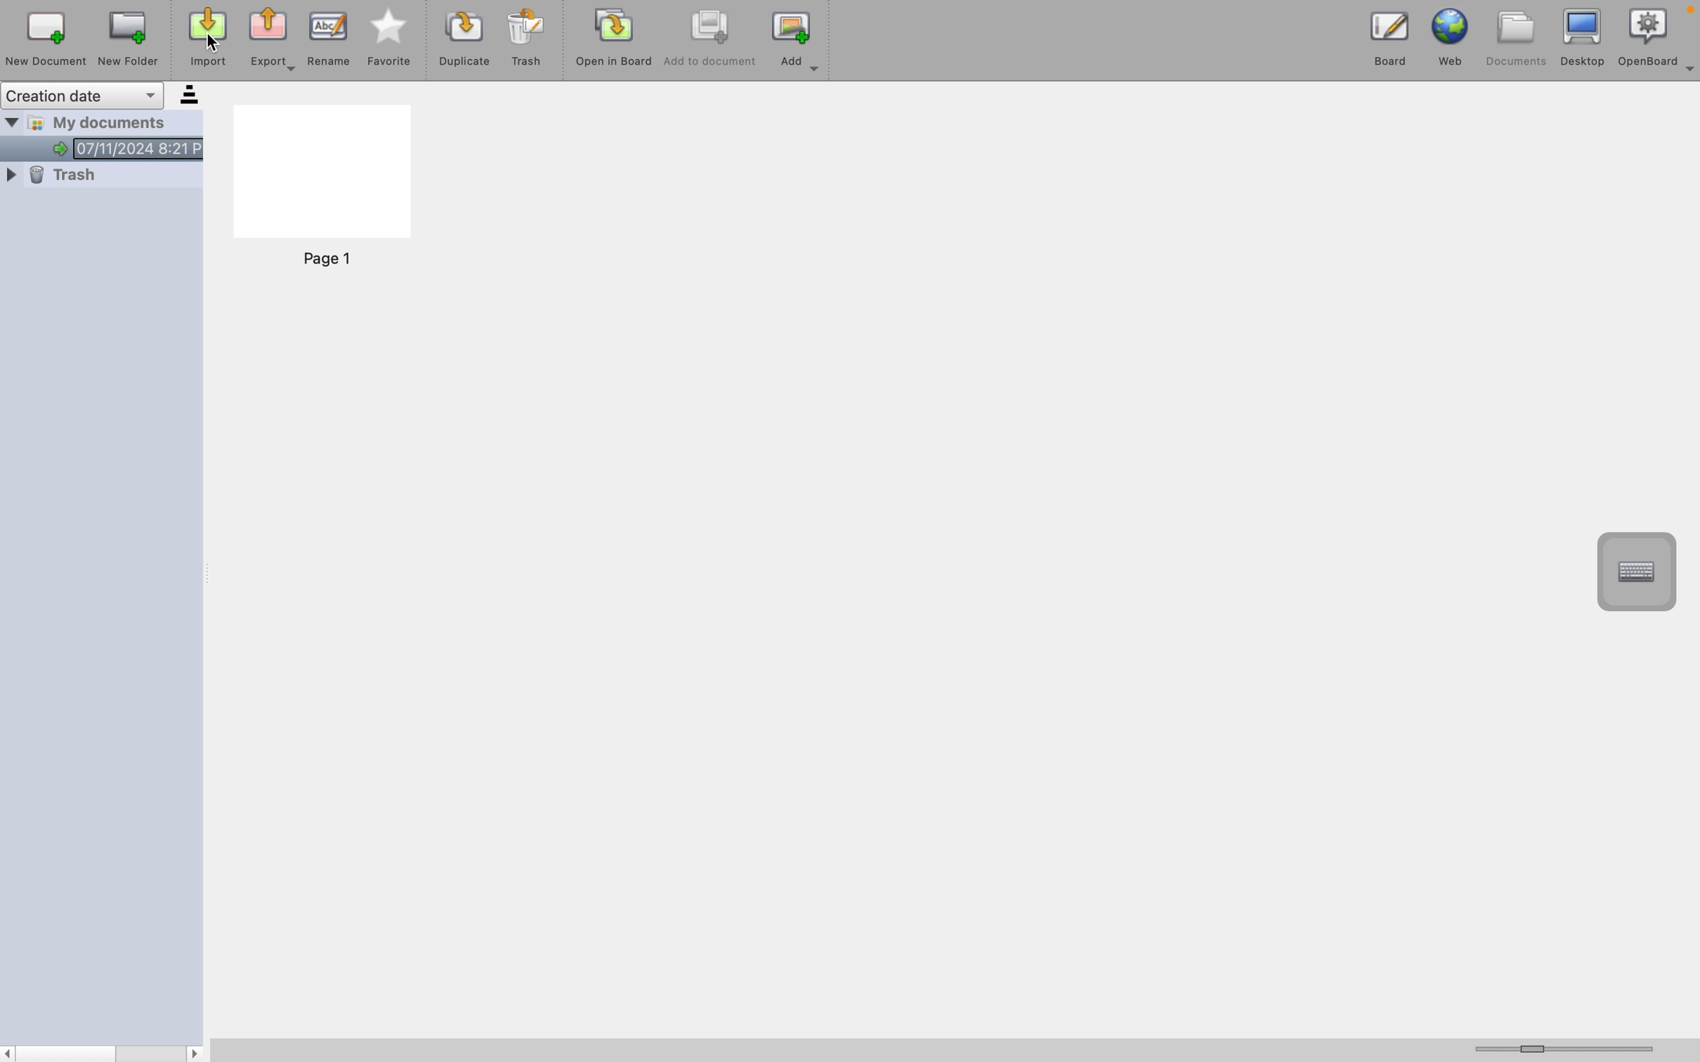 The image size is (1700, 1062). I want to click on horizontal scroll, so click(1572, 1049).